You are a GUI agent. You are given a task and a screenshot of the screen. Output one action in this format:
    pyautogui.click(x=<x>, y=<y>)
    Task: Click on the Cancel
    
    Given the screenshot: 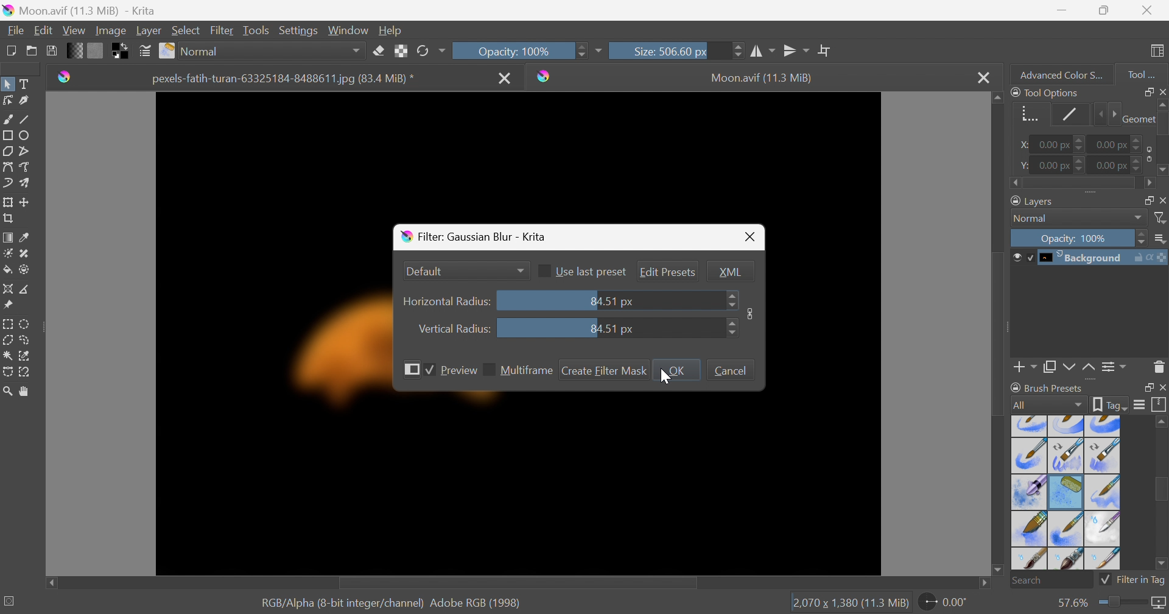 What is the action you would take?
    pyautogui.click(x=732, y=370)
    